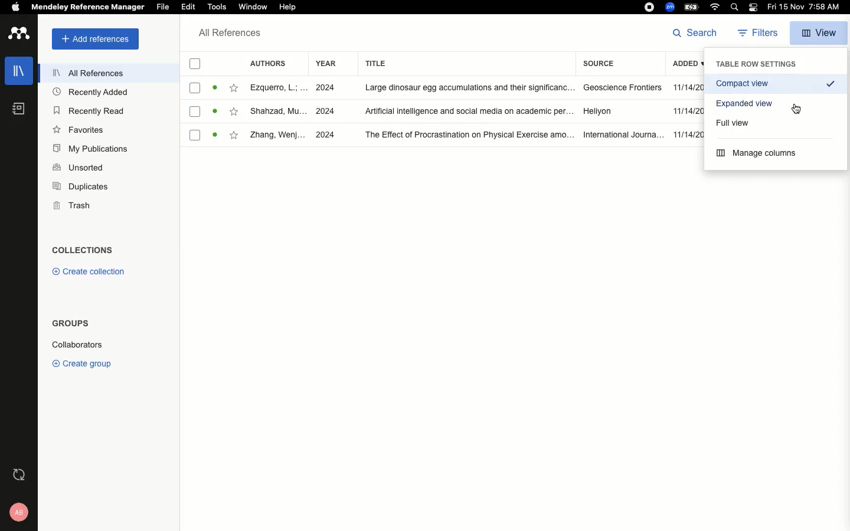 The height and width of the screenshot is (531, 850). Describe the element at coordinates (796, 109) in the screenshot. I see `click` at that location.